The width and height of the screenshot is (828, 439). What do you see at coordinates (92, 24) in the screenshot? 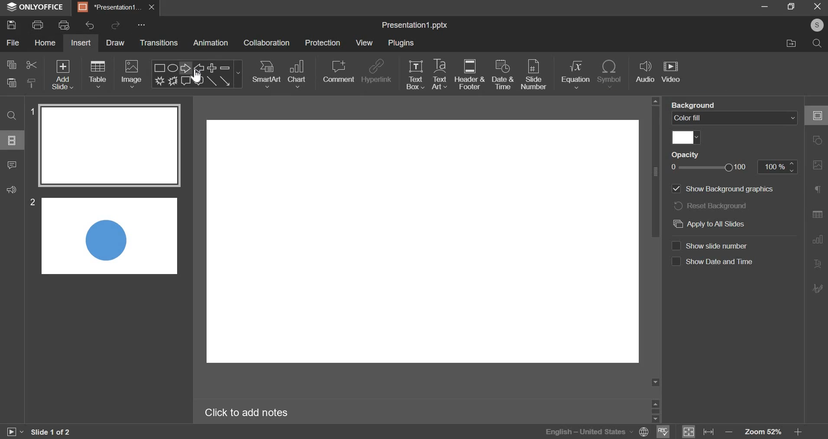
I see `undo` at bounding box center [92, 24].